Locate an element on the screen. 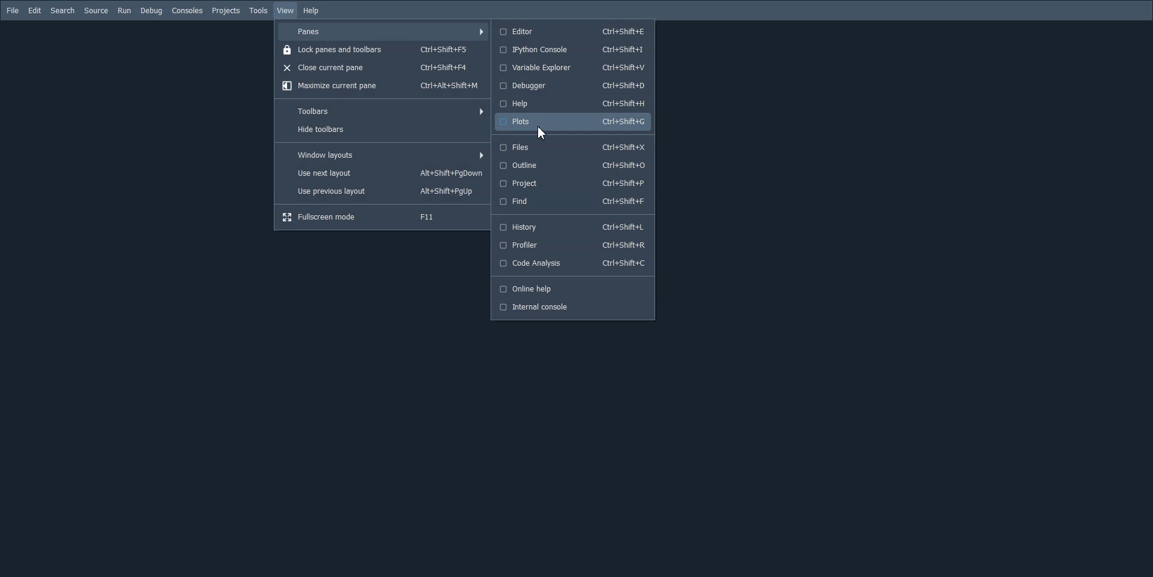 This screenshot has width=1153, height=577. Hide toolbars is located at coordinates (383, 129).